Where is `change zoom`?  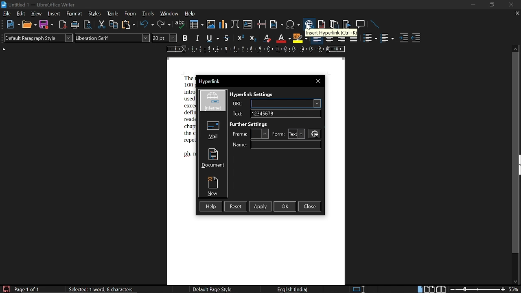 change zoom is located at coordinates (478, 290).